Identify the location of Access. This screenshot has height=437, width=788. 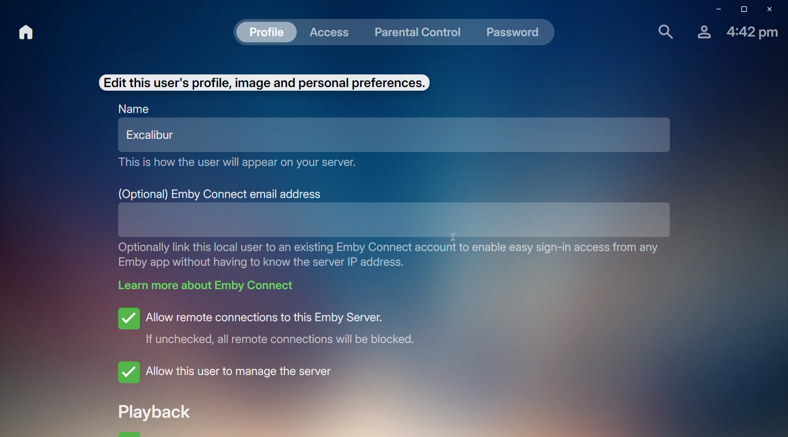
(331, 31).